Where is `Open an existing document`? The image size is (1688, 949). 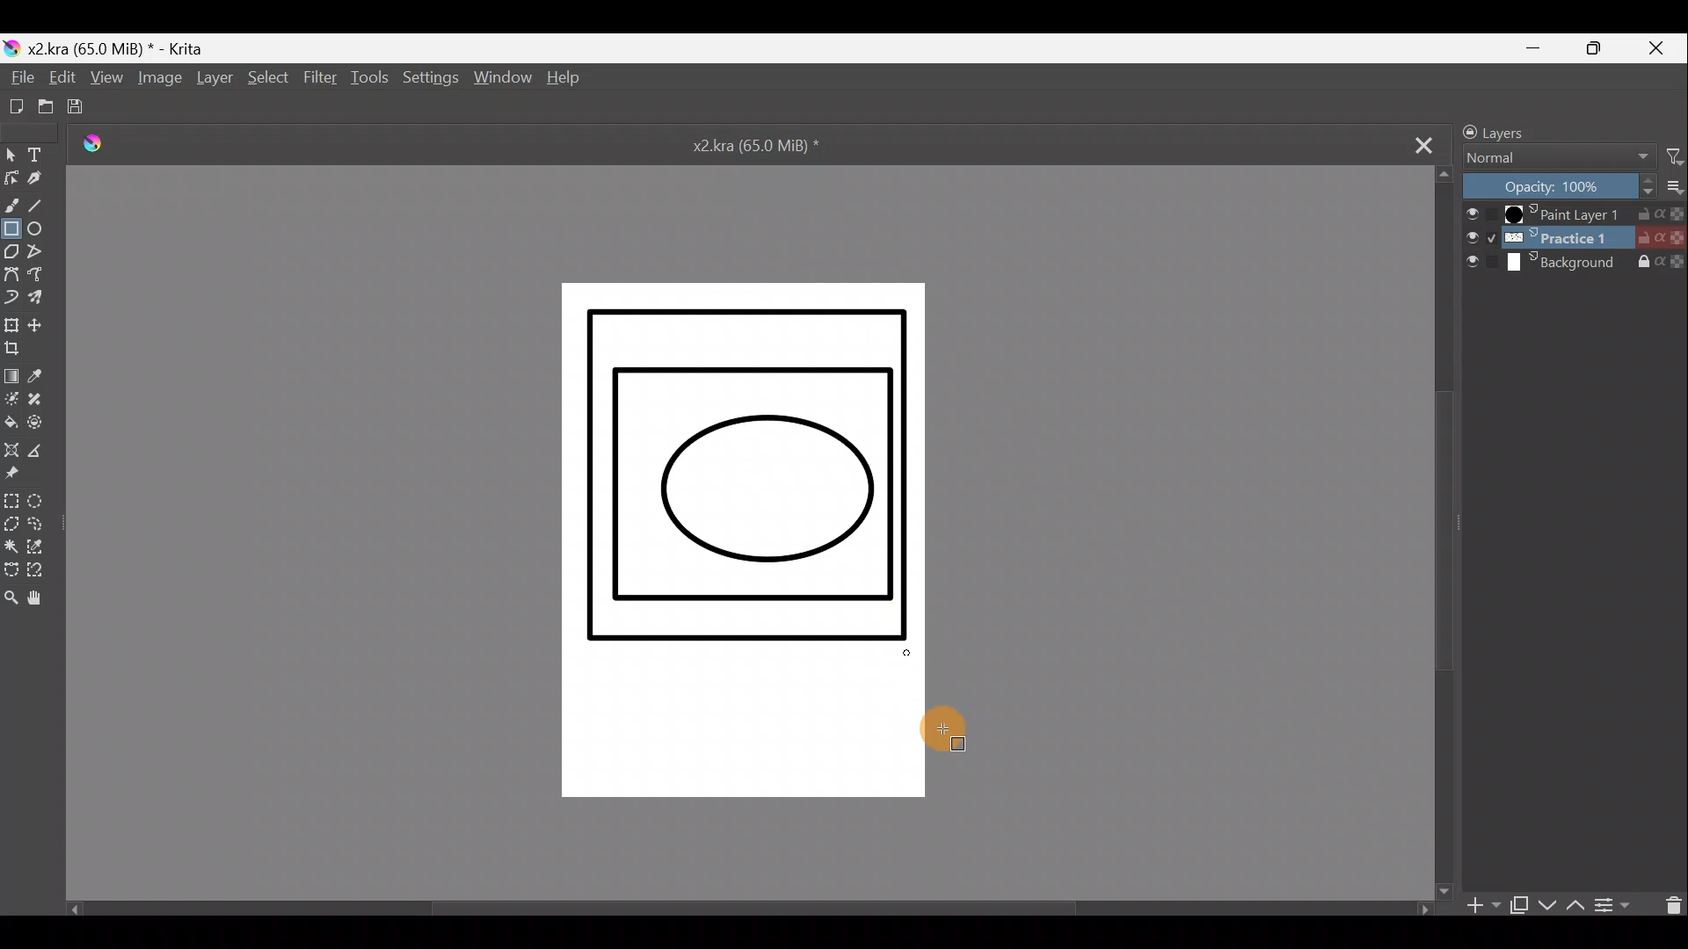 Open an existing document is located at coordinates (44, 108).